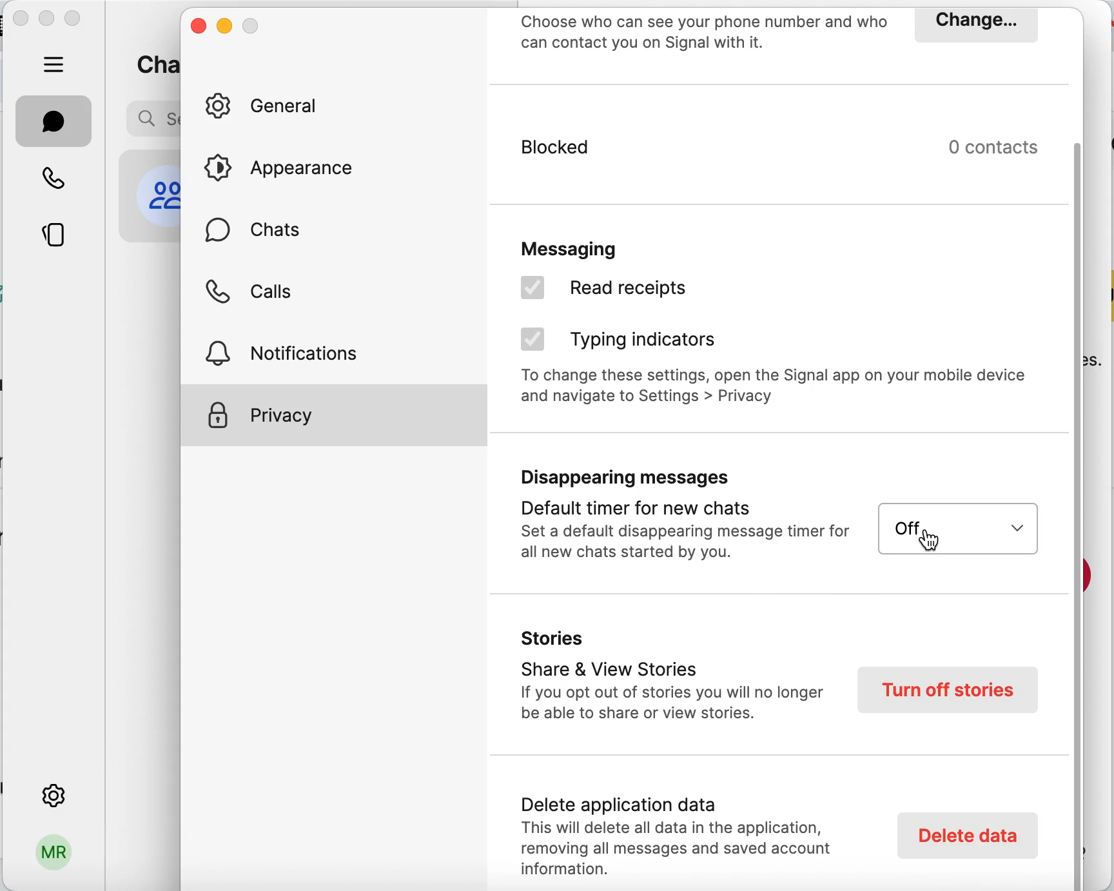 This screenshot has height=891, width=1114. I want to click on chat, so click(54, 121).